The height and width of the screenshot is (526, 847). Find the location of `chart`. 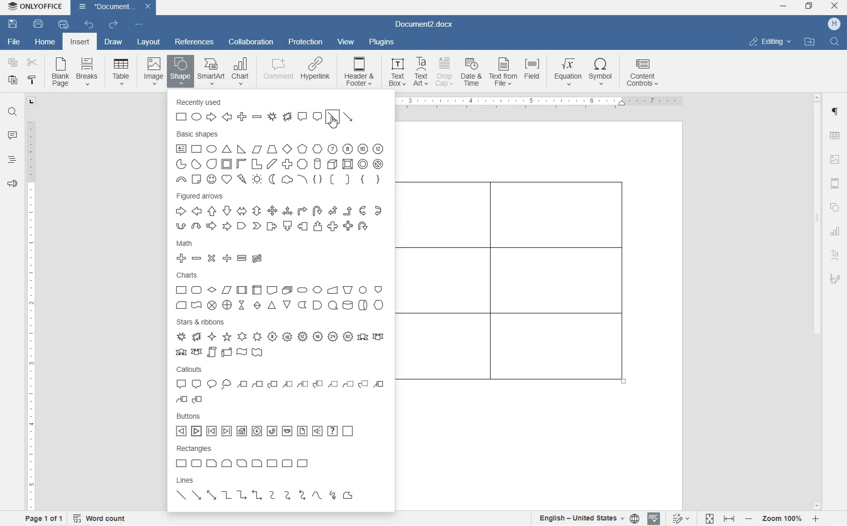

chart is located at coordinates (836, 231).